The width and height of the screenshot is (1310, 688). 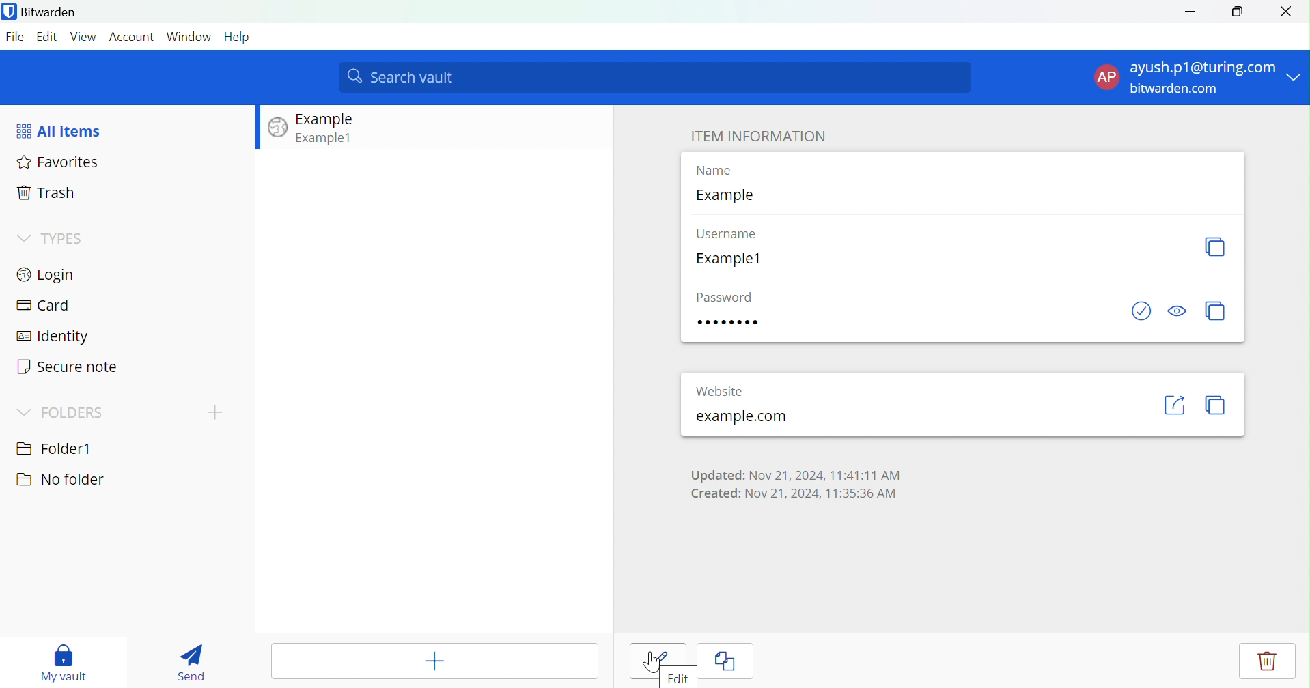 What do you see at coordinates (1296, 73) in the screenshot?
I see `Drop Down` at bounding box center [1296, 73].